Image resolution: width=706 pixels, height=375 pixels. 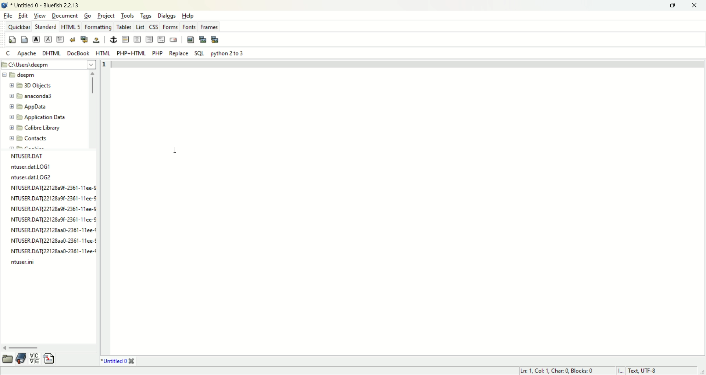 What do you see at coordinates (31, 167) in the screenshot?
I see `ntuser.dat.LOG1` at bounding box center [31, 167].